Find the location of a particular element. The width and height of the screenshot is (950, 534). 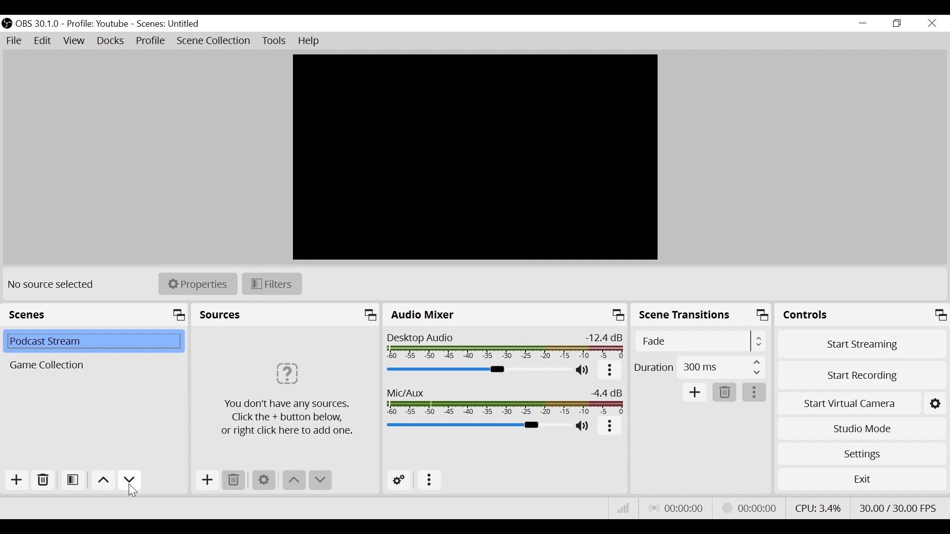

Mic/Aux is located at coordinates (506, 401).